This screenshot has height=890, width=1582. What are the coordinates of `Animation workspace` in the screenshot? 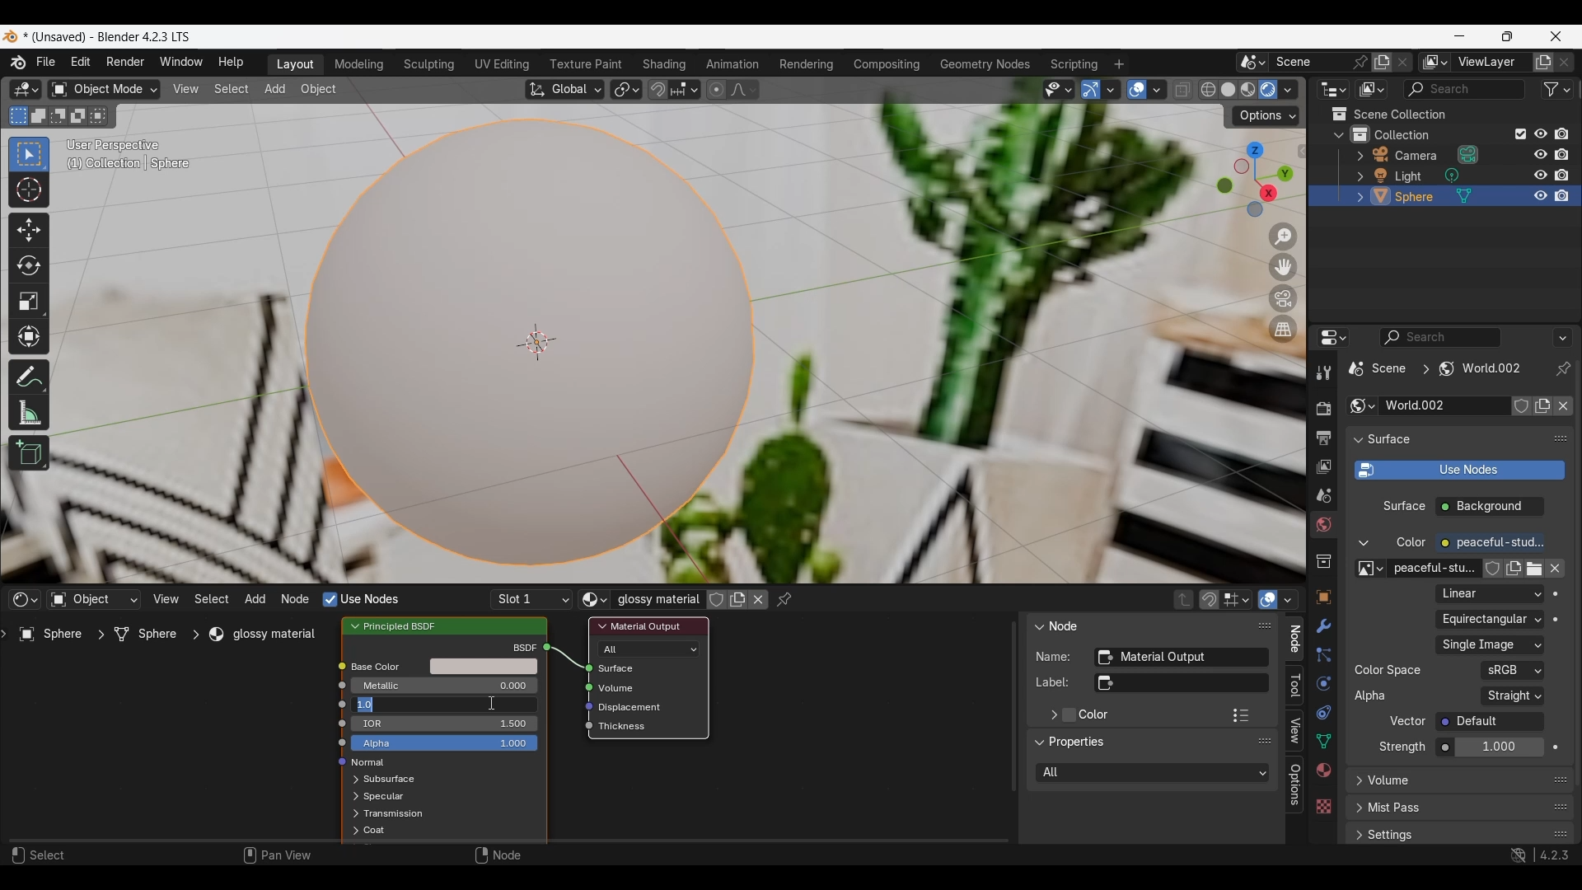 It's located at (734, 63).